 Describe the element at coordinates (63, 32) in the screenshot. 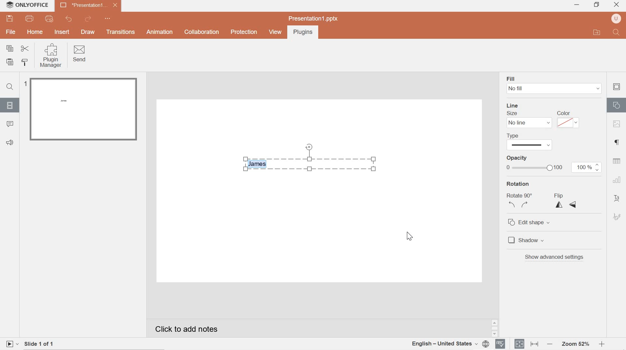

I see `INSERT` at that location.